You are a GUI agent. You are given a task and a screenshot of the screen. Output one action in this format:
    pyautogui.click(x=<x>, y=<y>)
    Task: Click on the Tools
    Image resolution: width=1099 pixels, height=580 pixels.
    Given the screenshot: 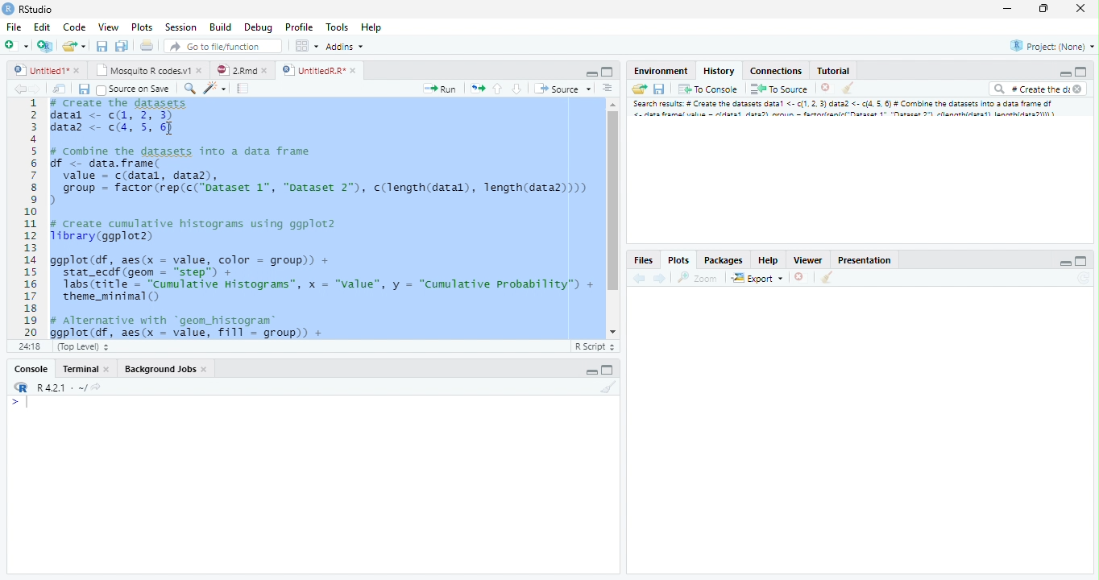 What is the action you would take?
    pyautogui.click(x=338, y=28)
    